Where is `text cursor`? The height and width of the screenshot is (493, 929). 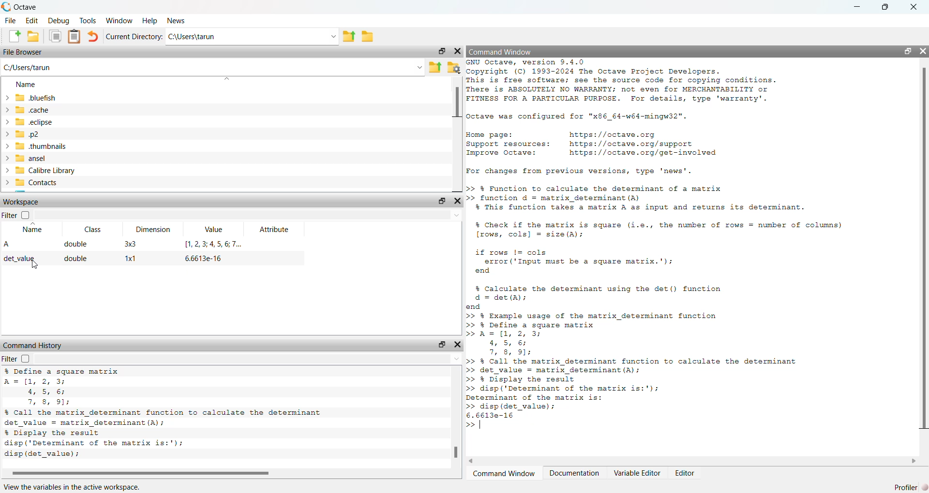
text cursor is located at coordinates (480, 425).